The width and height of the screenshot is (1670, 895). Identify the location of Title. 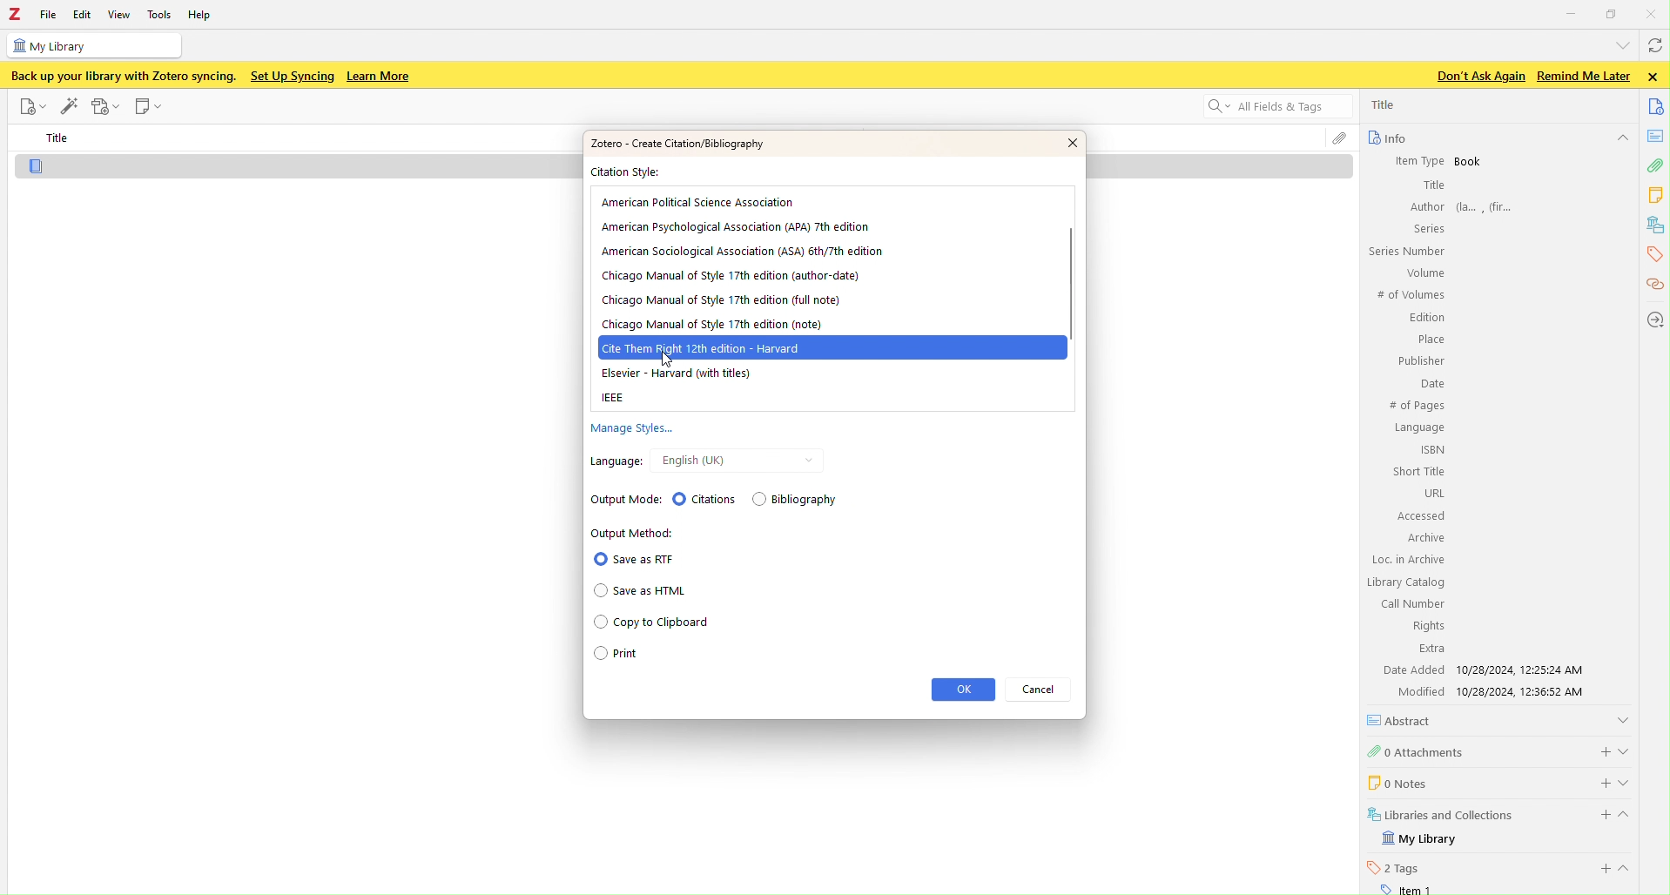
(1432, 185).